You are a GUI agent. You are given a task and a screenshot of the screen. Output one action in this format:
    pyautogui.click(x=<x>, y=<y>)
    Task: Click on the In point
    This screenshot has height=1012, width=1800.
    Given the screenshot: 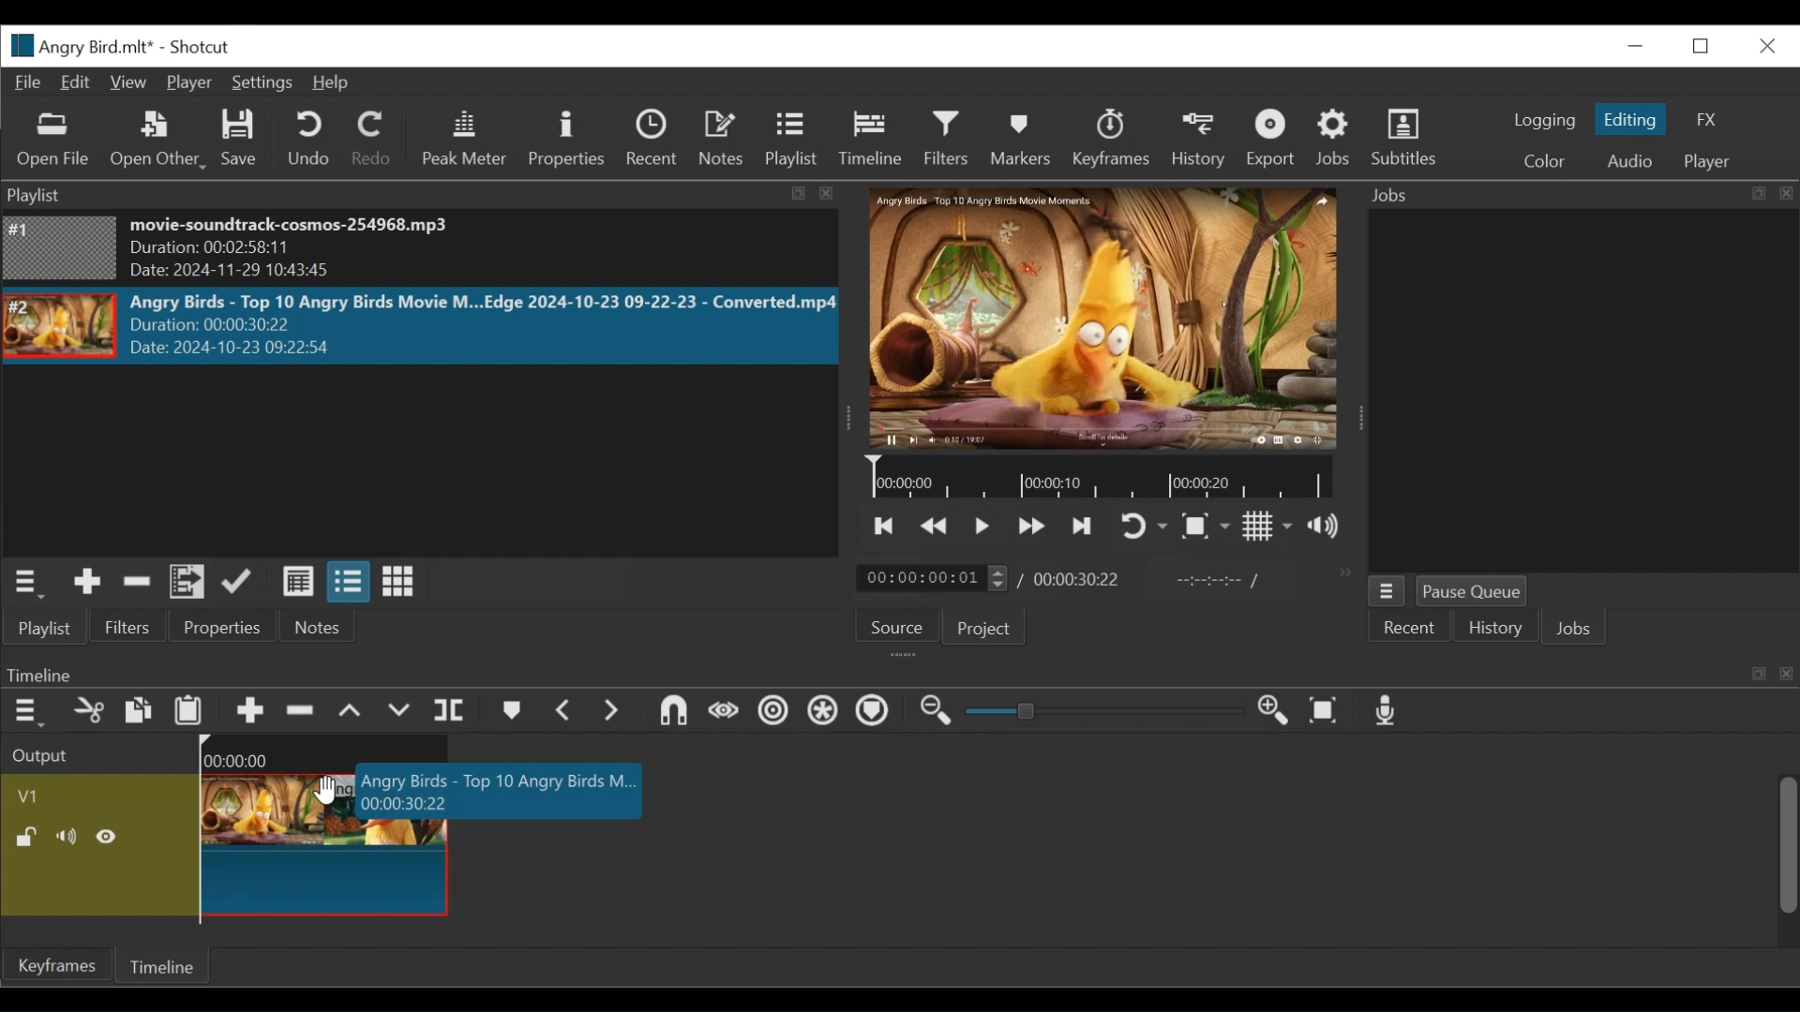 What is the action you would take?
    pyautogui.click(x=1212, y=579)
    